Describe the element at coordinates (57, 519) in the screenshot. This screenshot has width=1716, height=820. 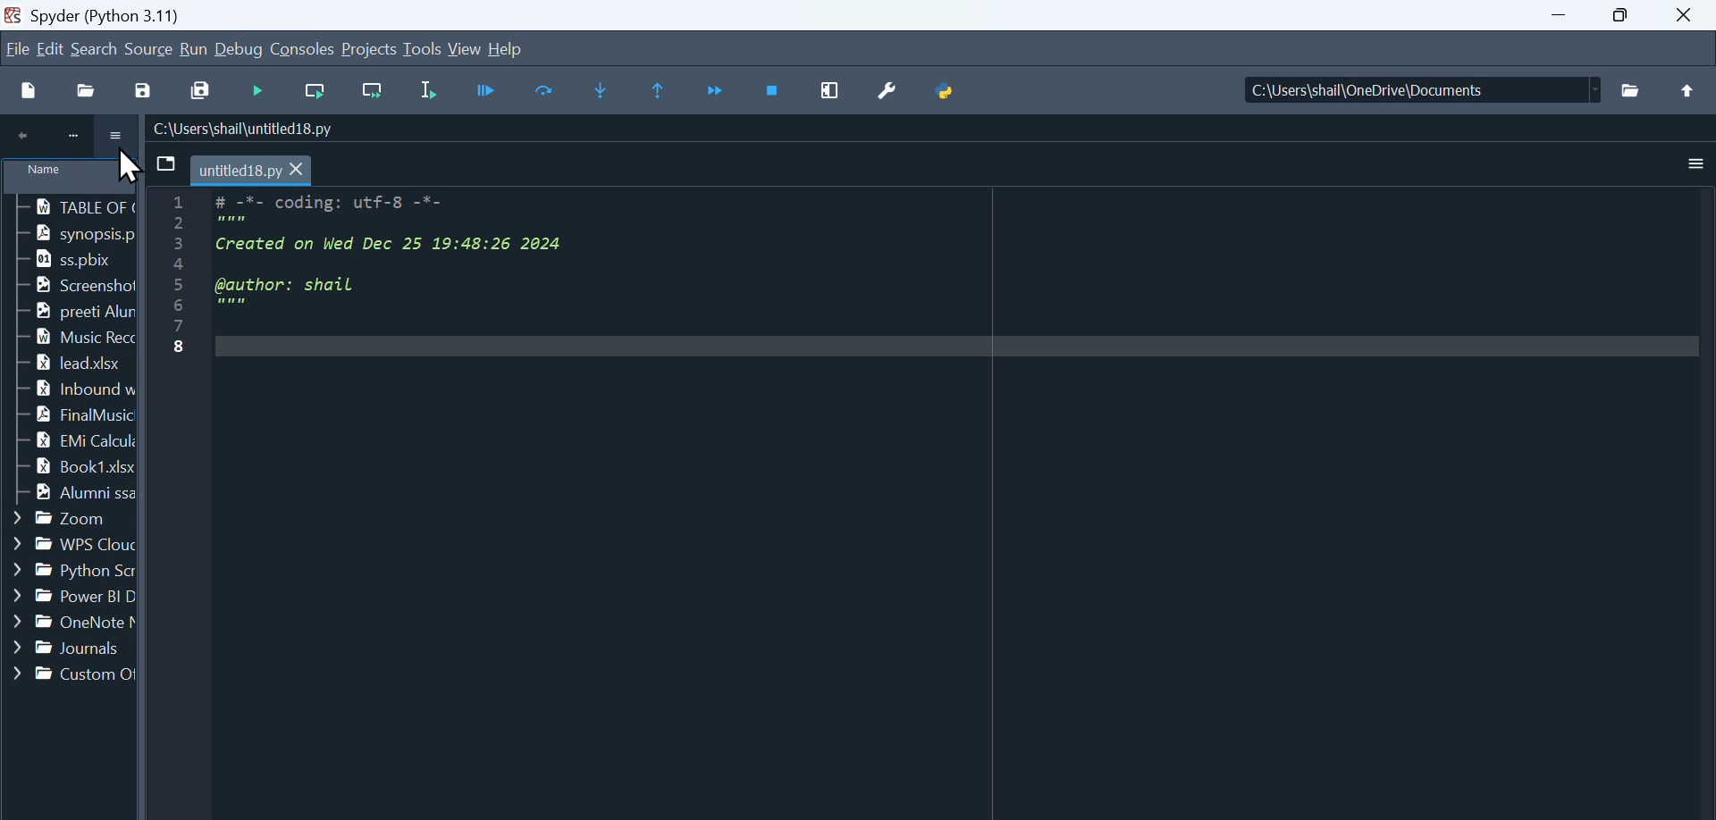
I see `Zoom` at that location.